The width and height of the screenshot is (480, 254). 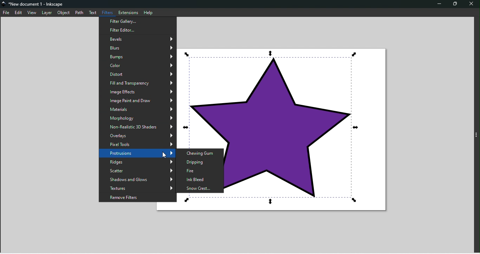 I want to click on View, so click(x=33, y=13).